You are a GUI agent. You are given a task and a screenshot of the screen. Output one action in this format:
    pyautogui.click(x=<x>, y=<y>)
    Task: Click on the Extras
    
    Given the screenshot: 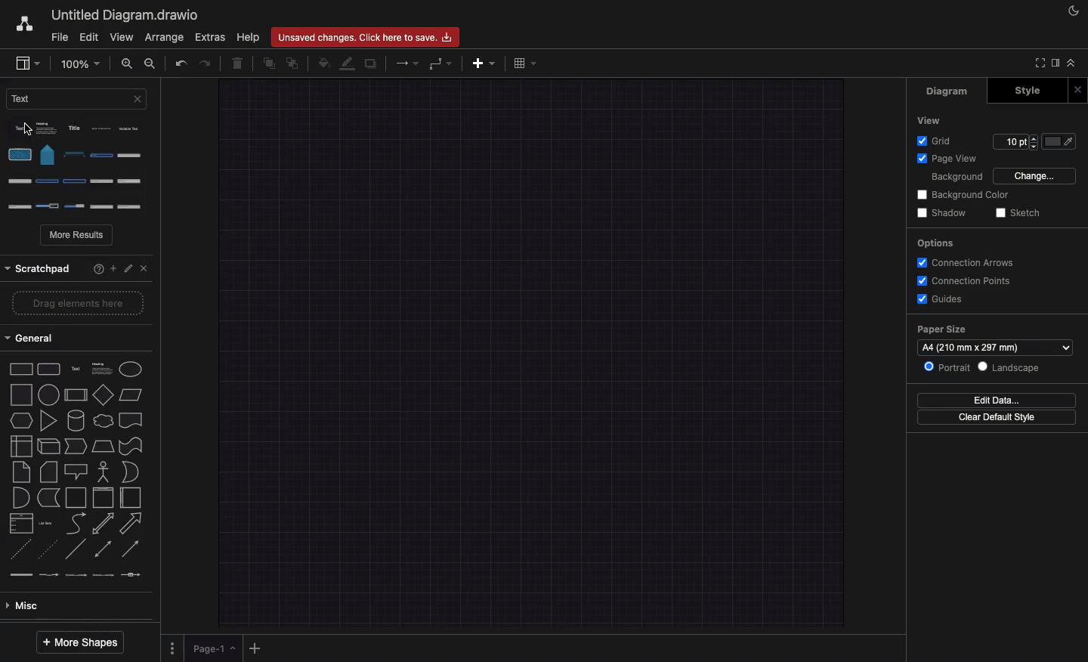 What is the action you would take?
    pyautogui.click(x=209, y=37)
    